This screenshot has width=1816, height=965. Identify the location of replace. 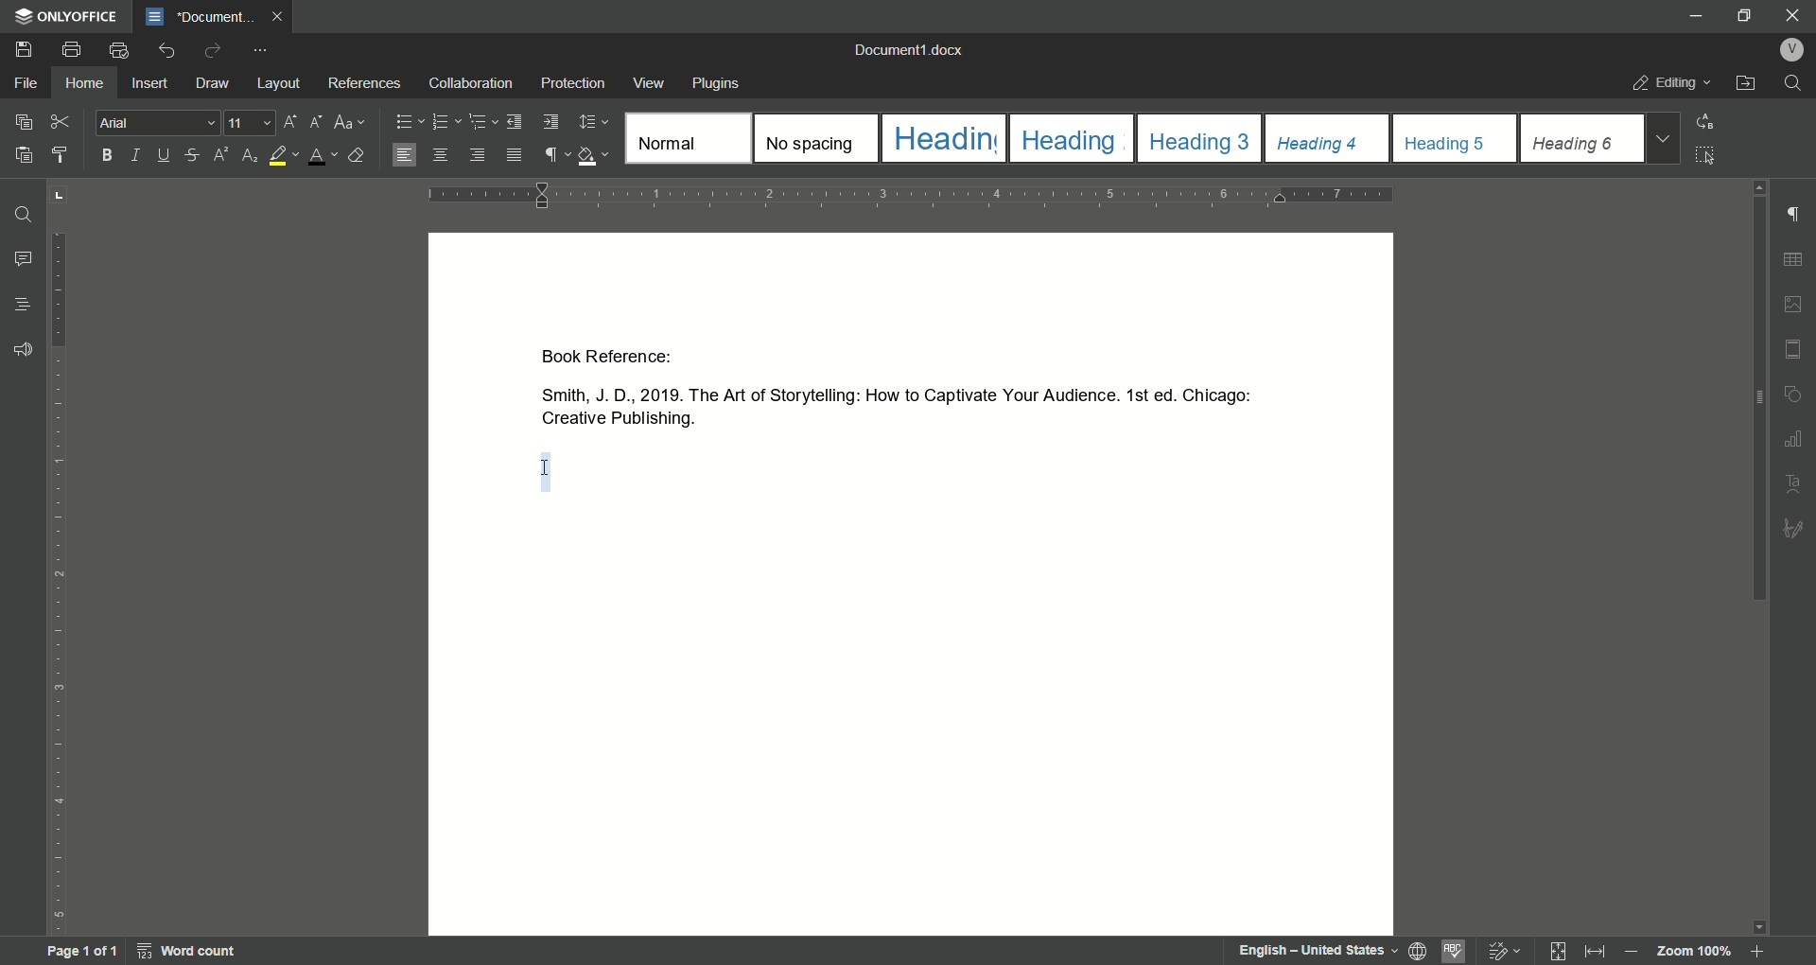
(1713, 121).